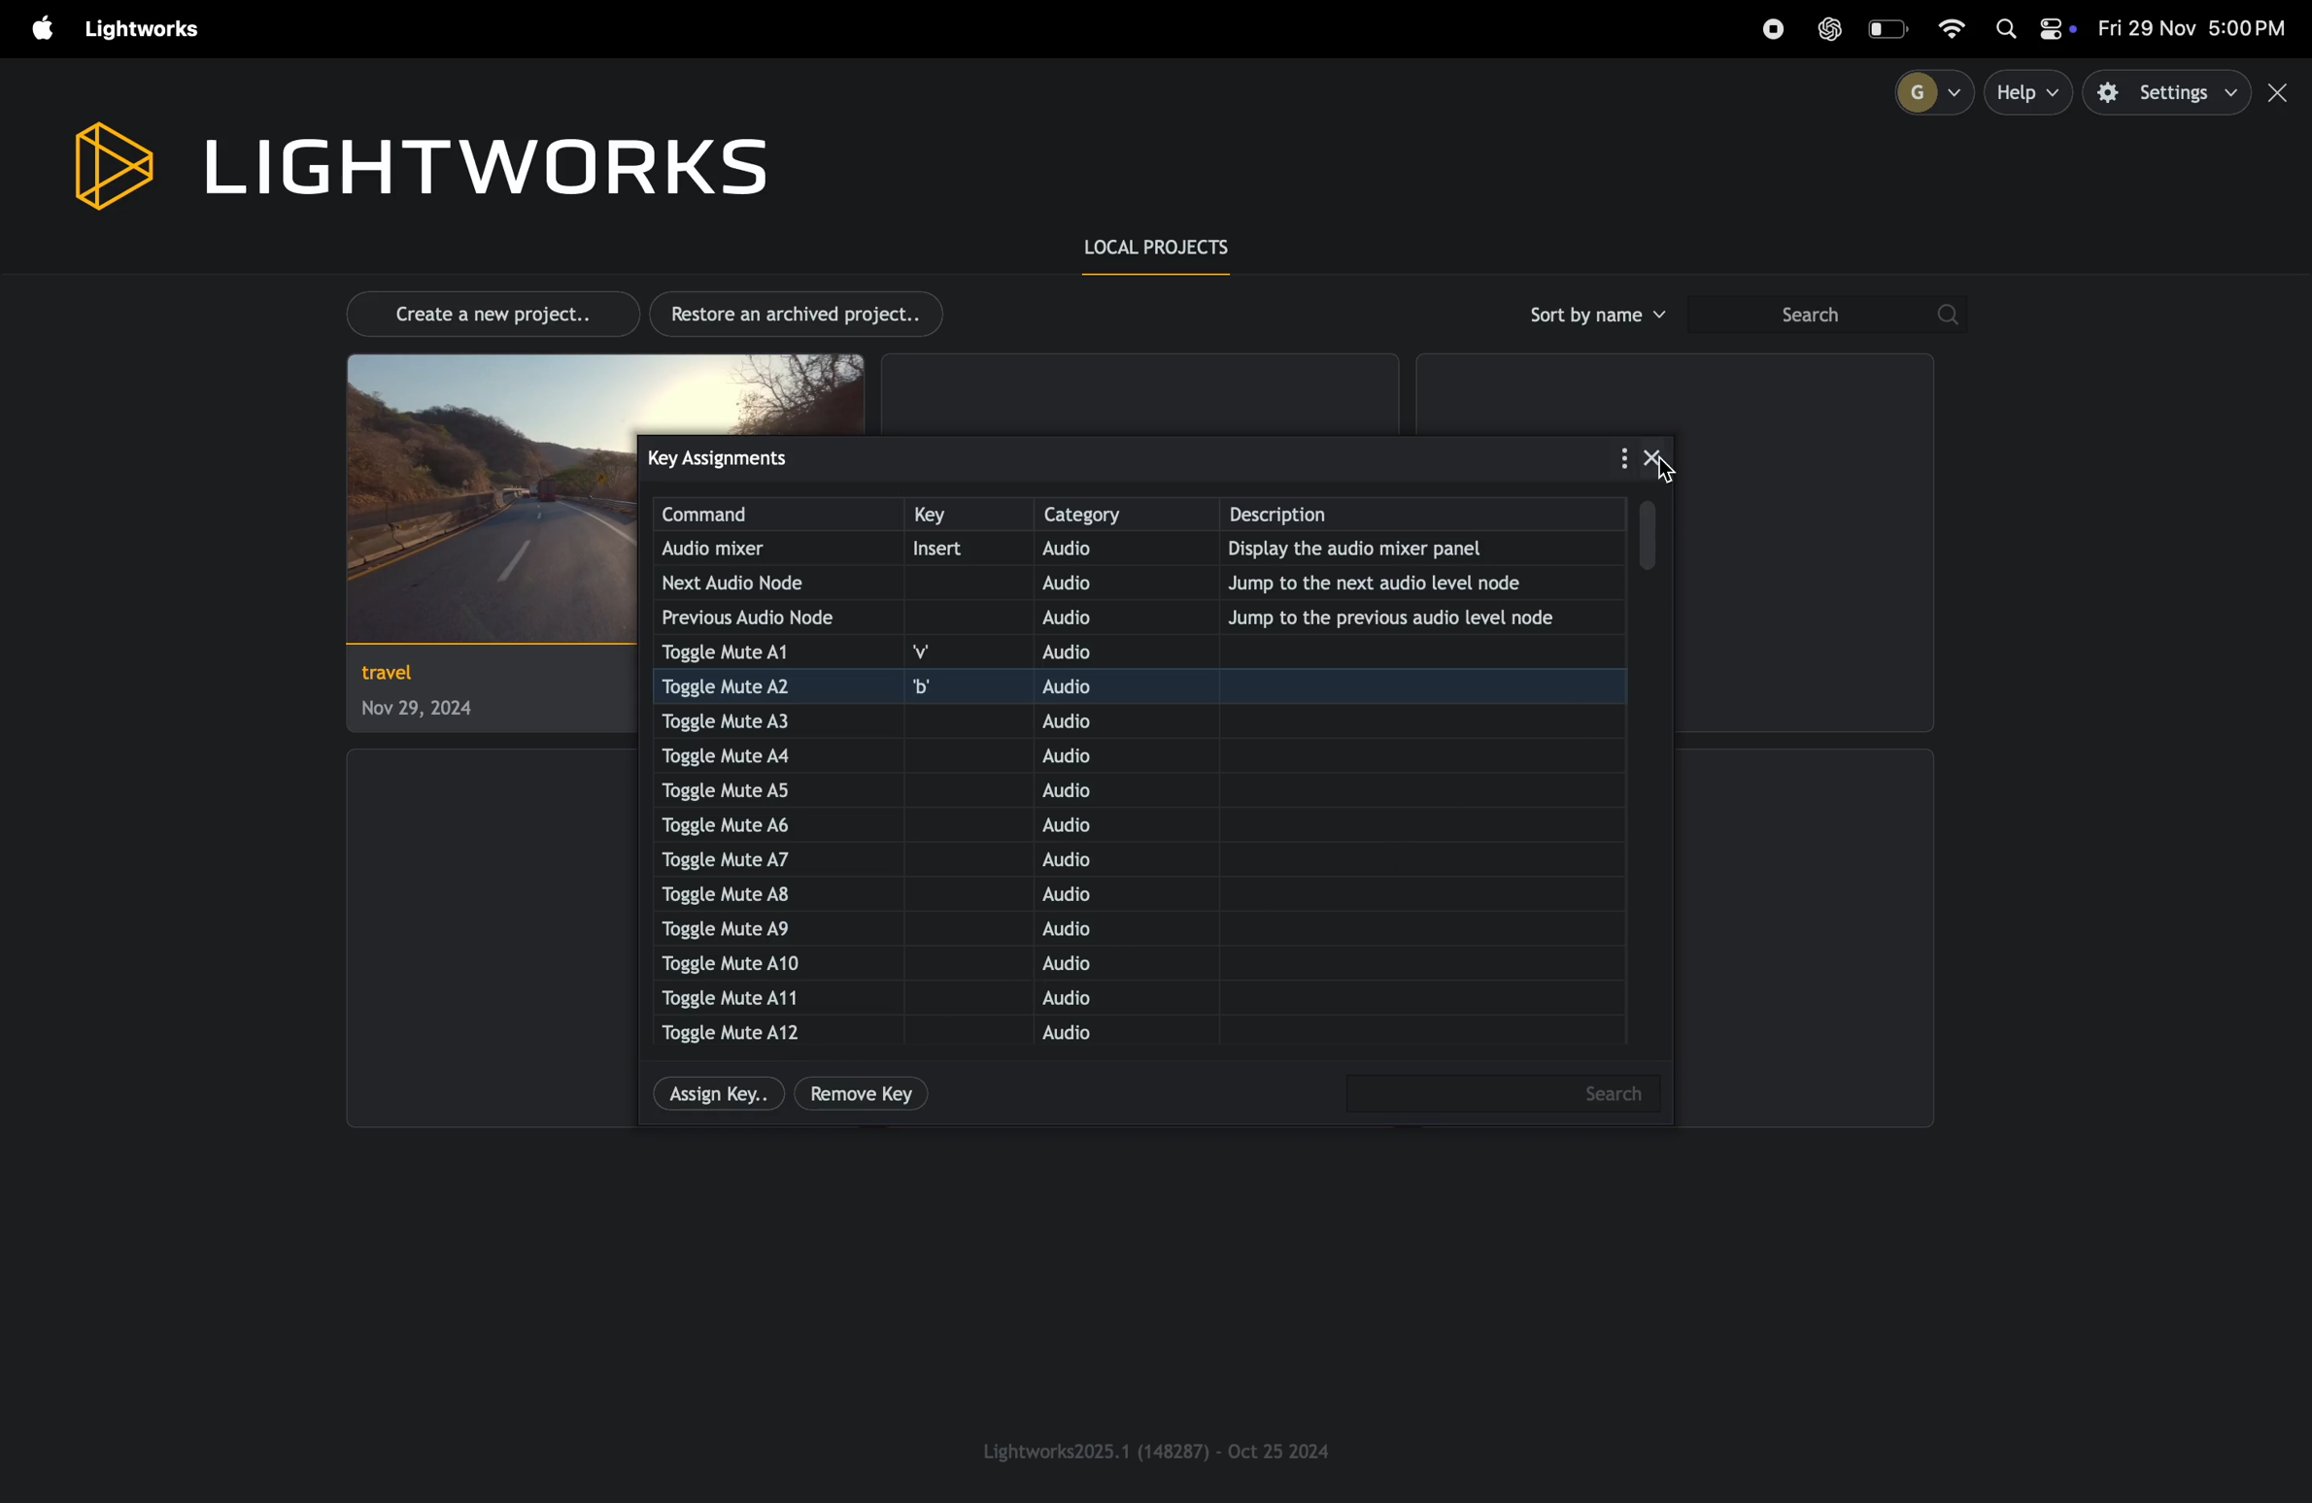 The image size is (2312, 1503). Describe the element at coordinates (733, 963) in the screenshot. I see `toggle mute A10` at that location.